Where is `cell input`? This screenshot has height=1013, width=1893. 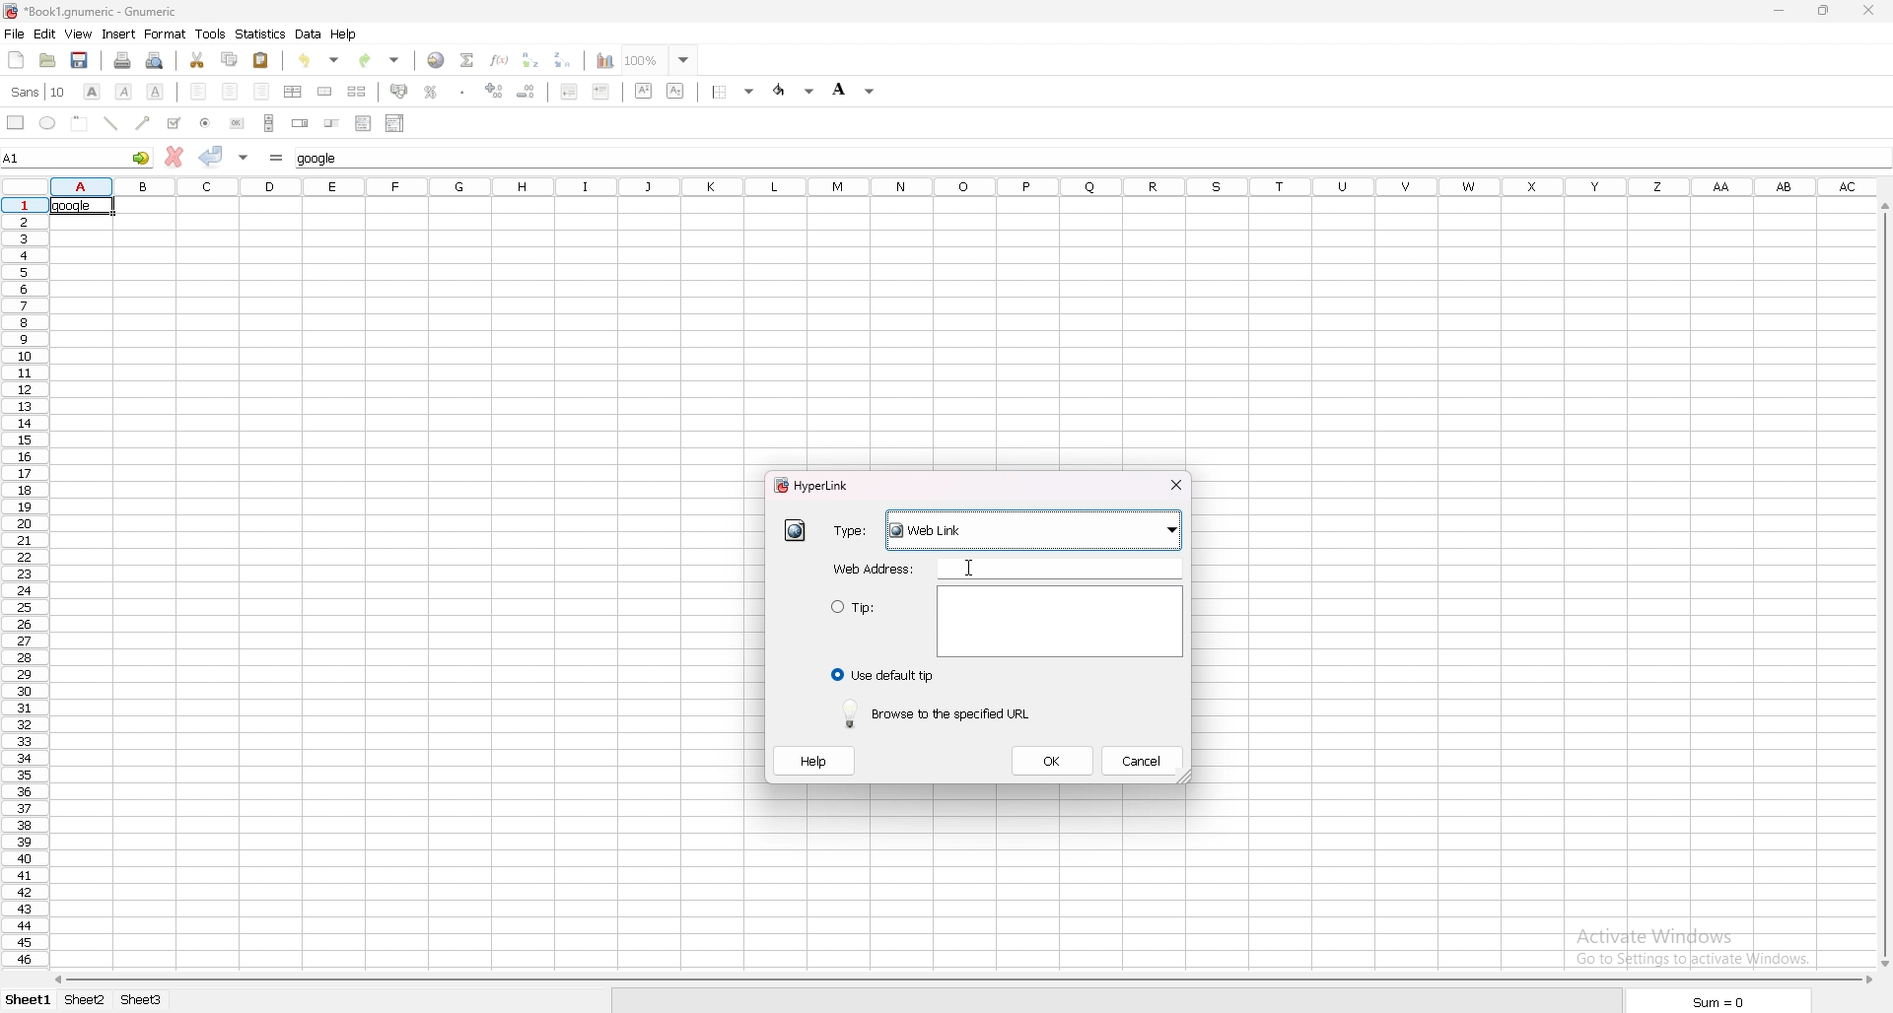 cell input is located at coordinates (325, 159).